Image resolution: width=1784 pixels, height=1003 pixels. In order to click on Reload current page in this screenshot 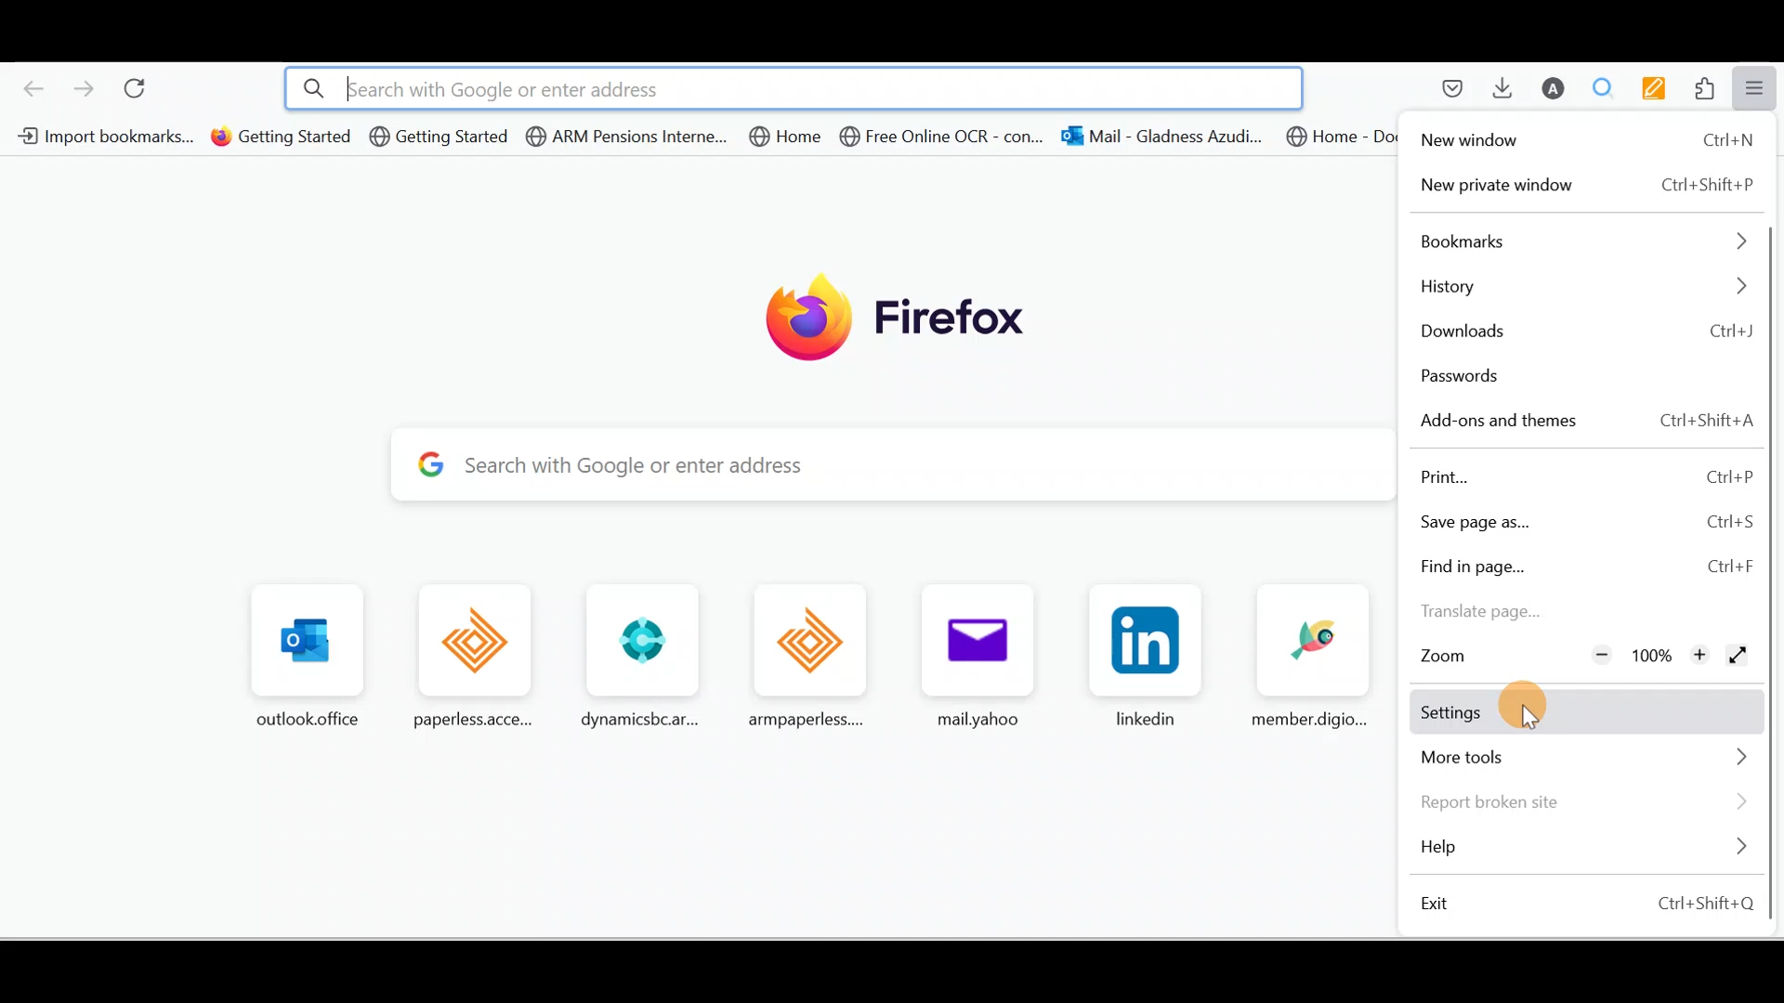, I will do `click(137, 89)`.